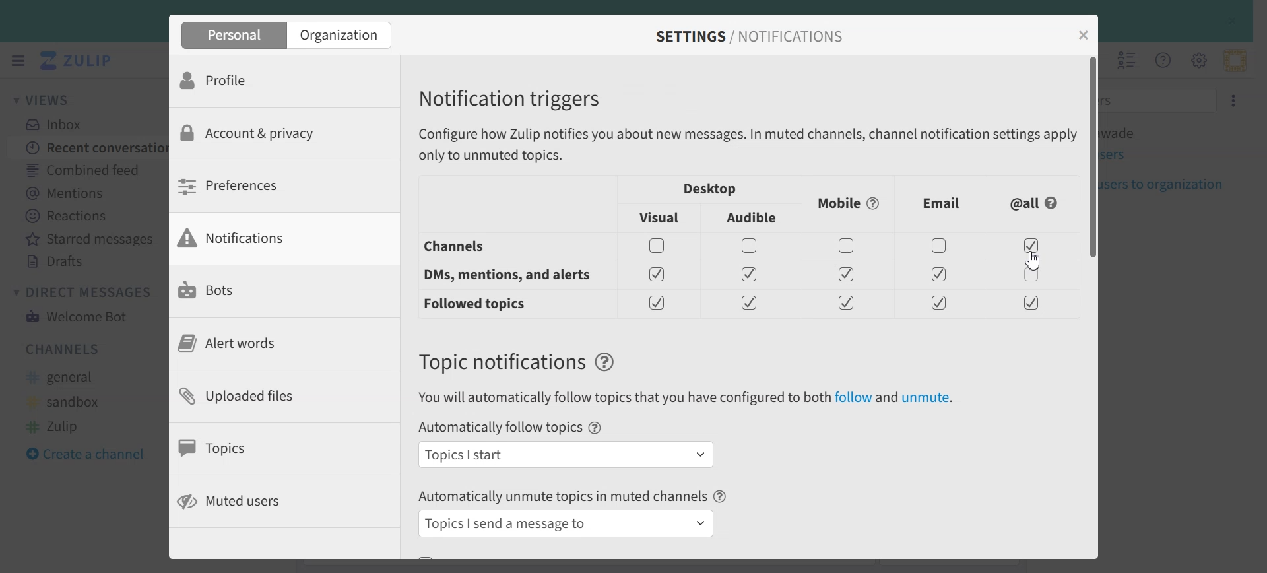  Describe the element at coordinates (266, 343) in the screenshot. I see `Alert words ` at that location.